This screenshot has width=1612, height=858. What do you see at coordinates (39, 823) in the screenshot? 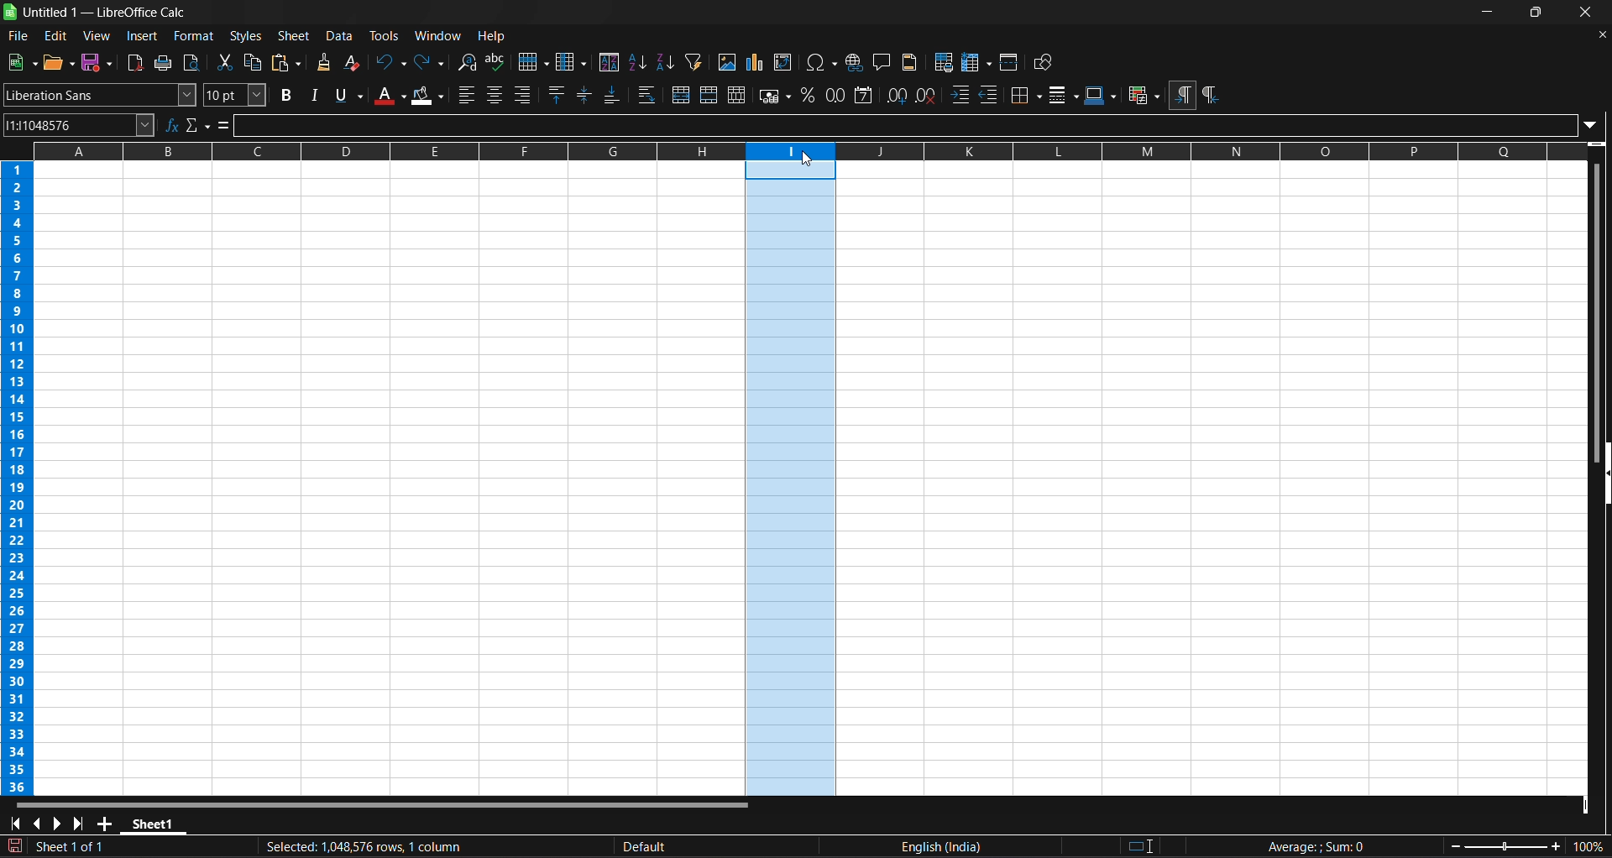
I see `scroll to previous sheet` at bounding box center [39, 823].